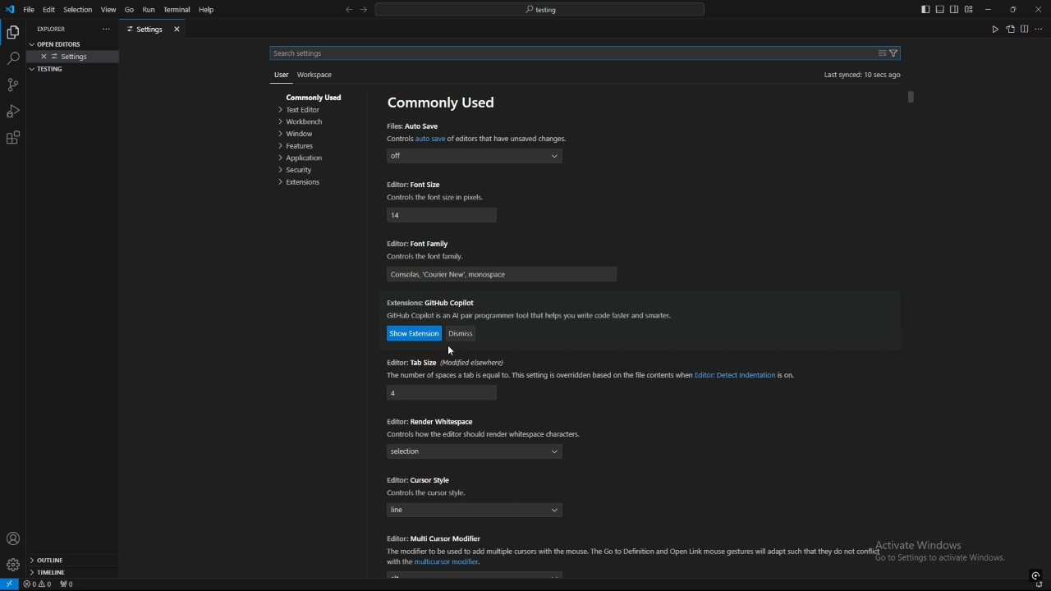  Describe the element at coordinates (894, 53) in the screenshot. I see `filter settings` at that location.